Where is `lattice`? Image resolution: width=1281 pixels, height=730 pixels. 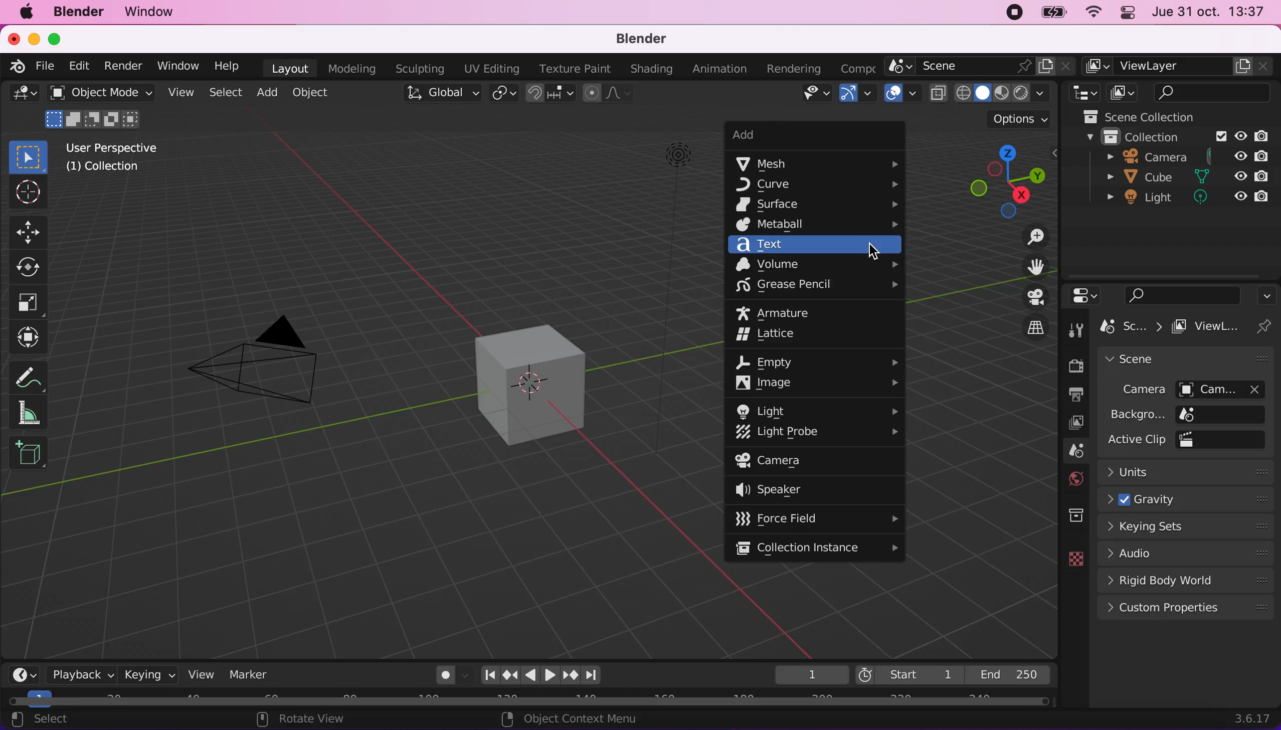 lattice is located at coordinates (781, 335).